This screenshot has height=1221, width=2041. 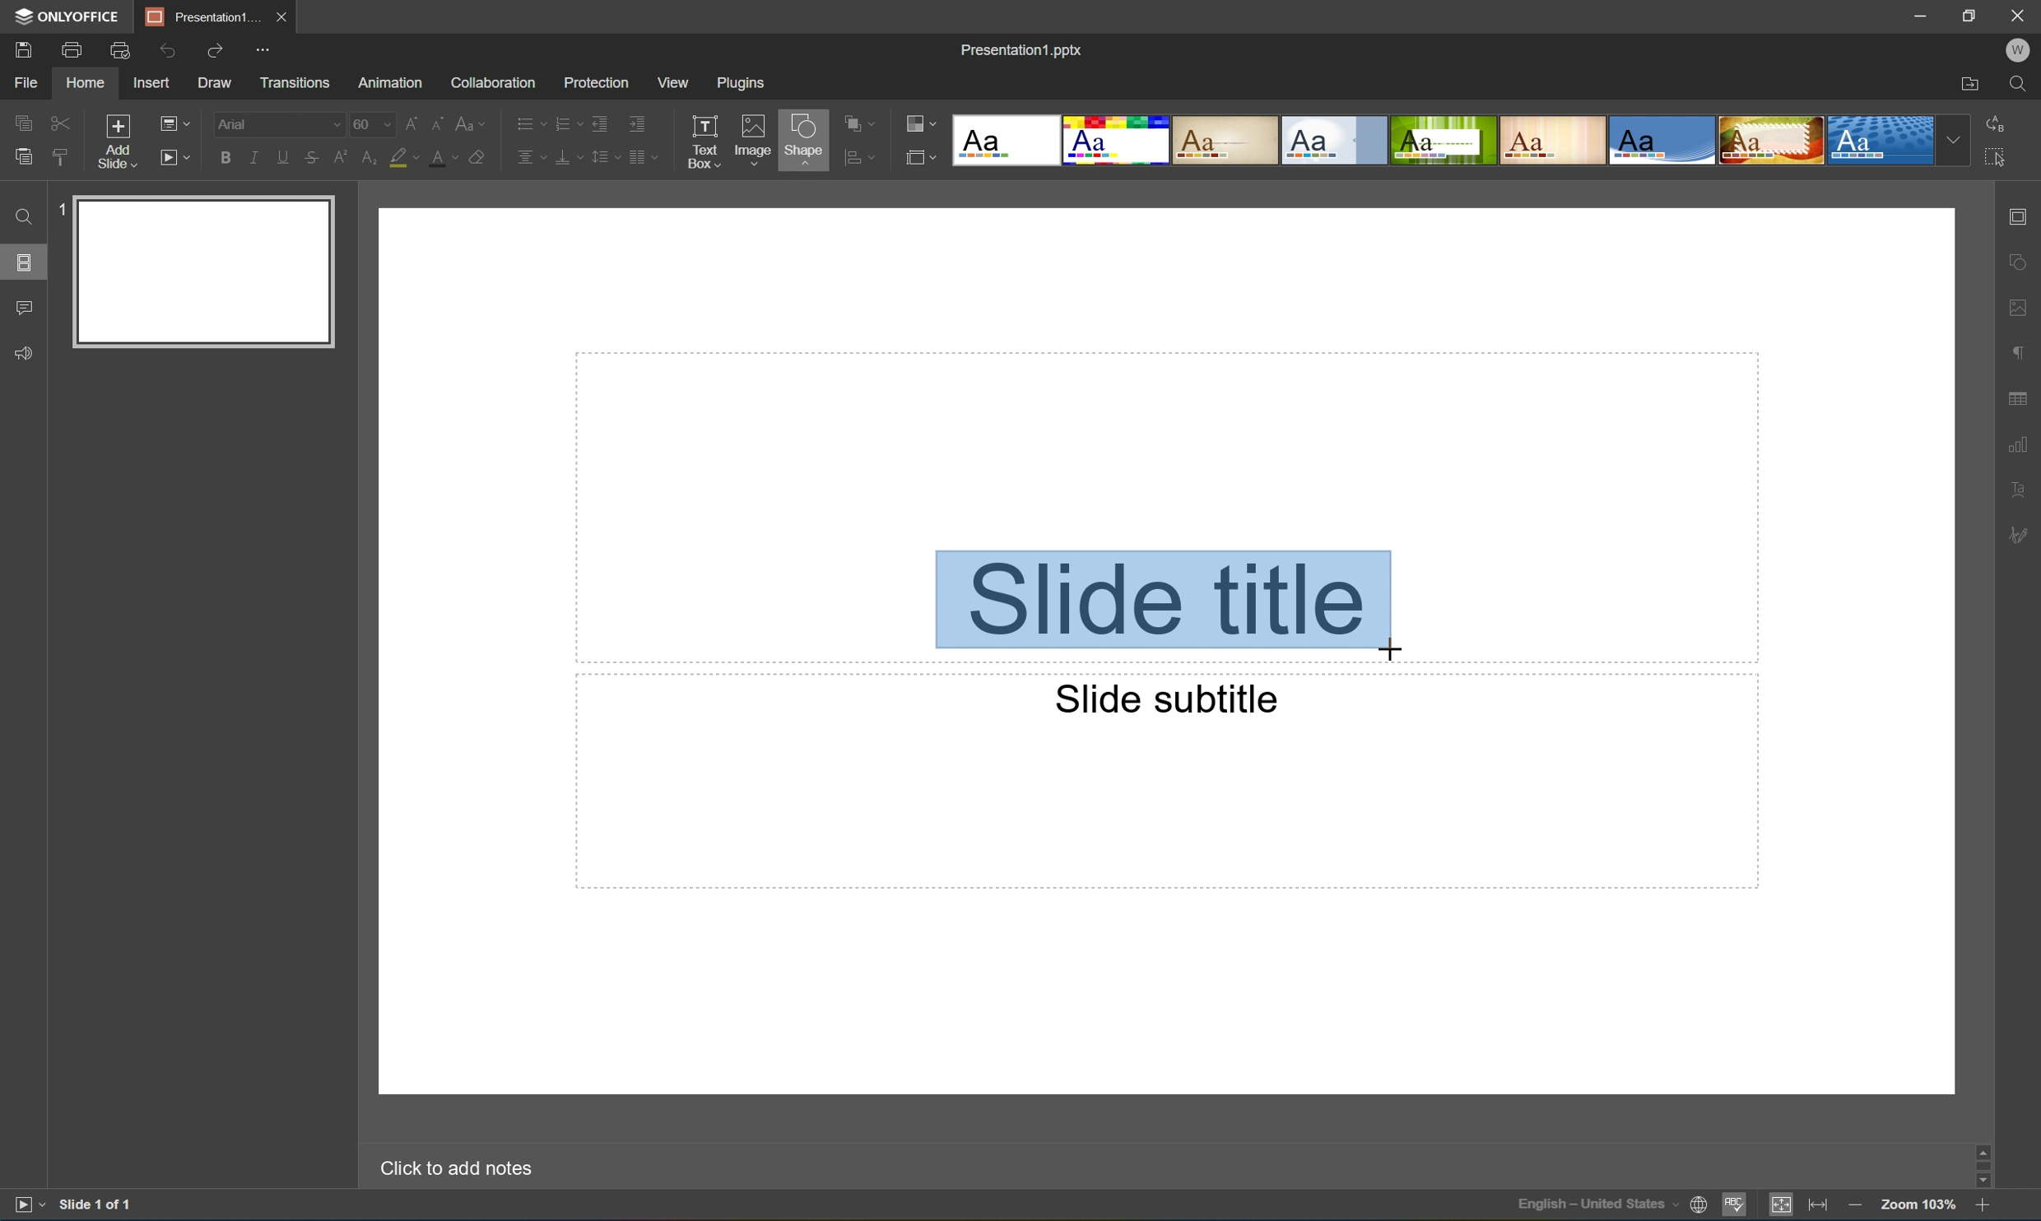 What do you see at coordinates (447, 160) in the screenshot?
I see `Font color` at bounding box center [447, 160].